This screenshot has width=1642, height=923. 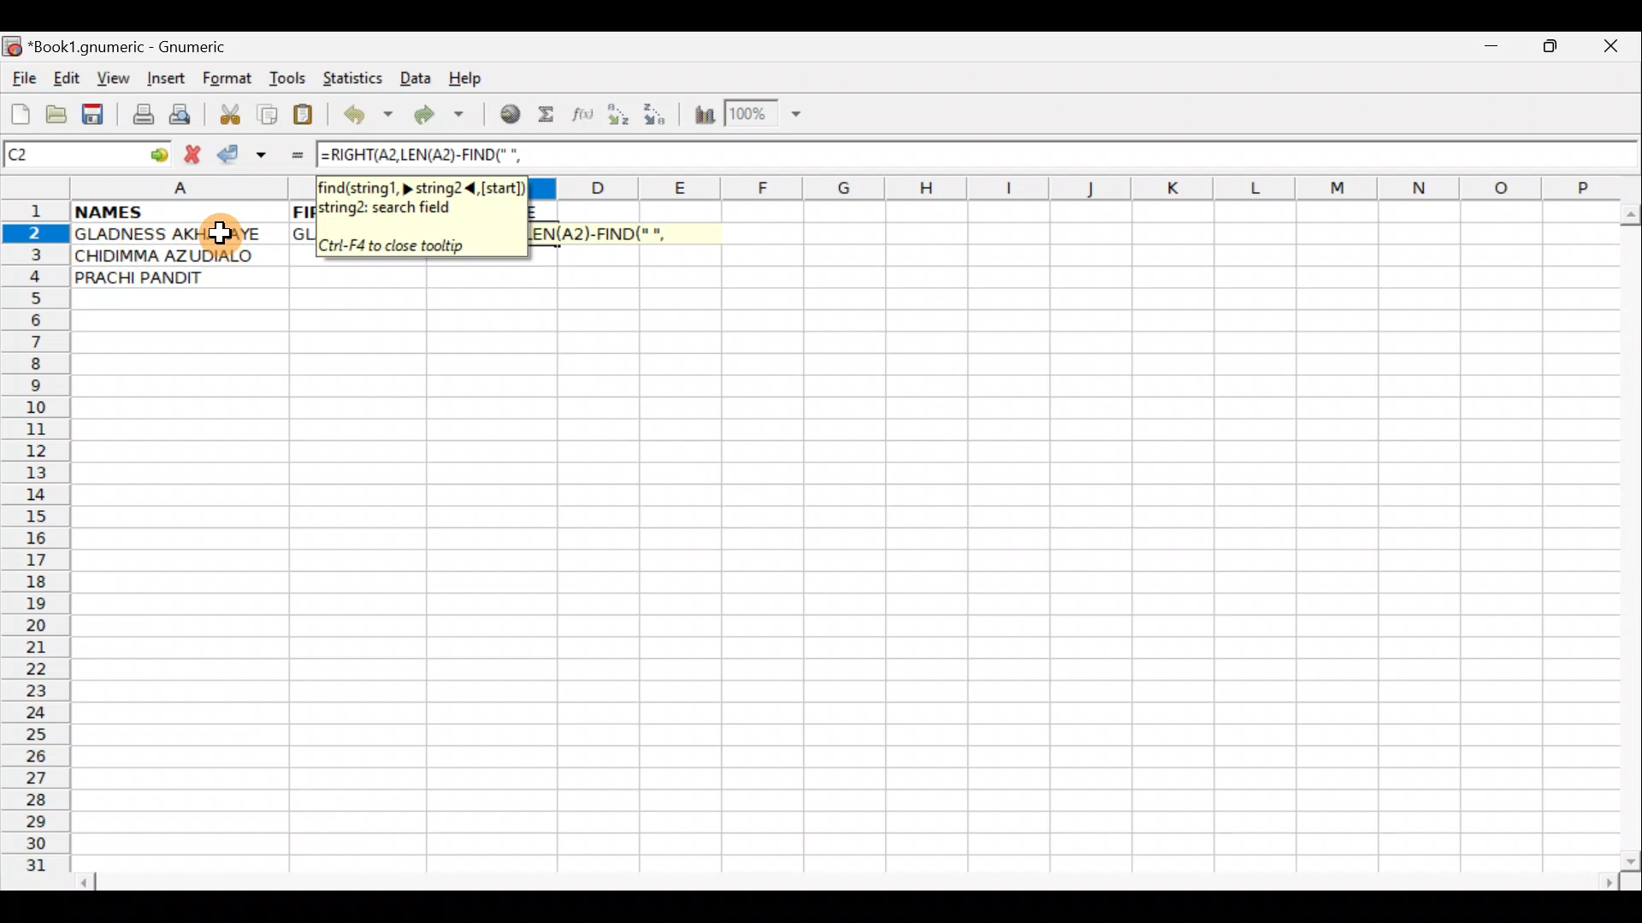 I want to click on NAMES, so click(x=160, y=210).